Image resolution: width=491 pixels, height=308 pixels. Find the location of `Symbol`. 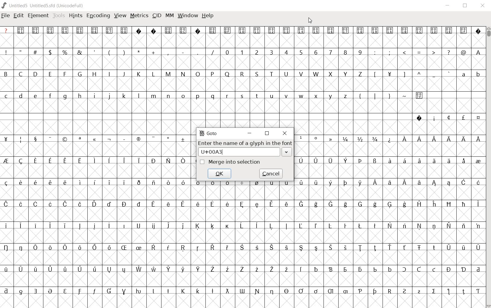

Symbol is located at coordinates (94, 226).